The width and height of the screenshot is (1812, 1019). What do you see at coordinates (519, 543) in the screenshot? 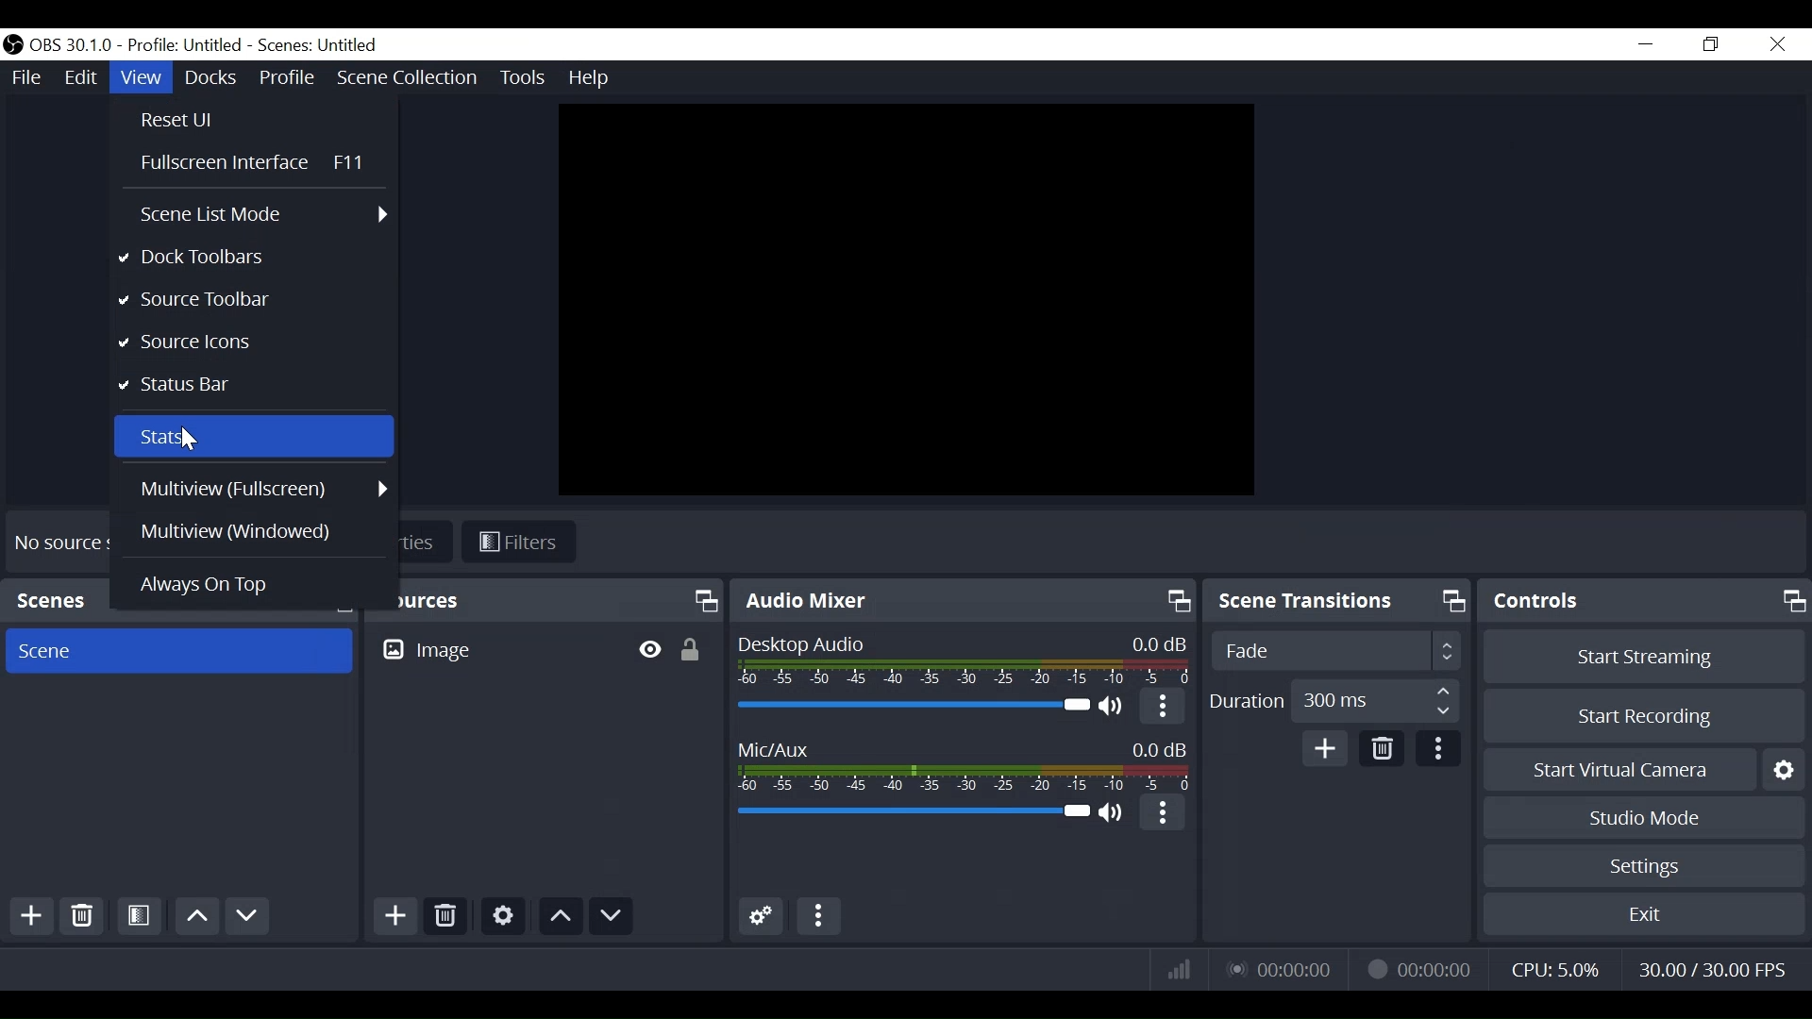
I see `Filters` at bounding box center [519, 543].